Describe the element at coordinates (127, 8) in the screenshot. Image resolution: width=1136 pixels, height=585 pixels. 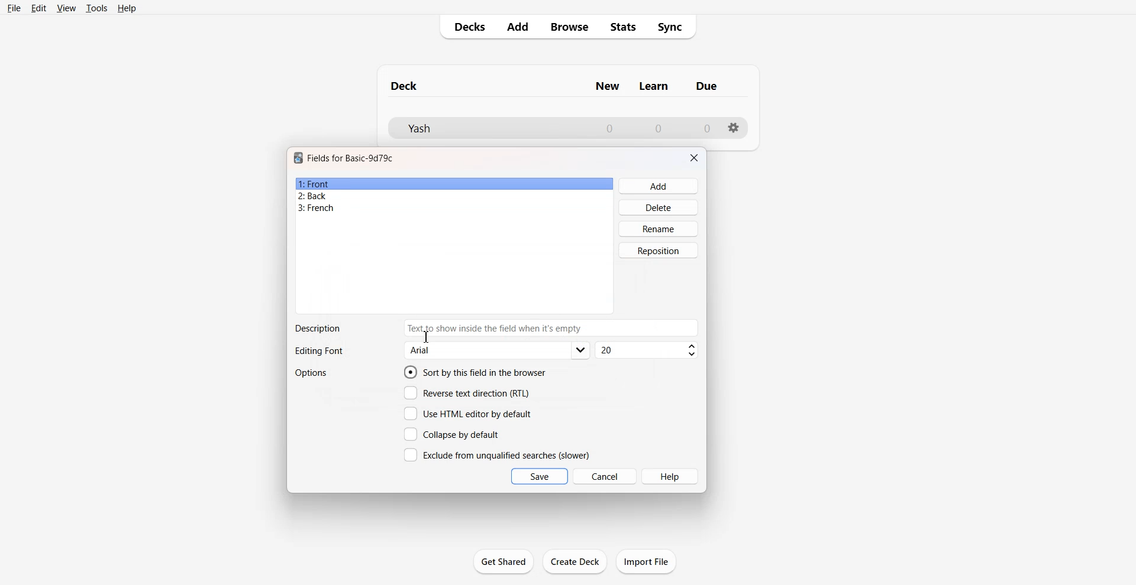
I see `Help` at that location.